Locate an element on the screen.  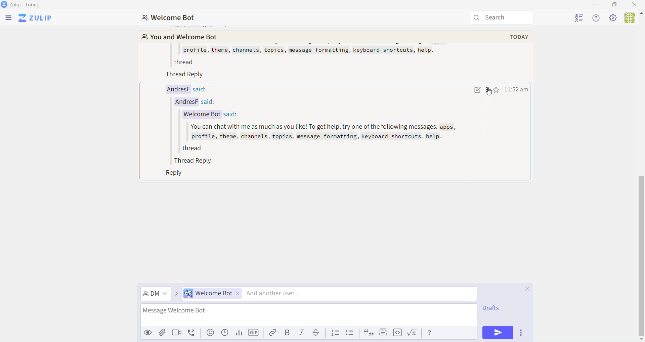
Zulip is located at coordinates (25, 6).